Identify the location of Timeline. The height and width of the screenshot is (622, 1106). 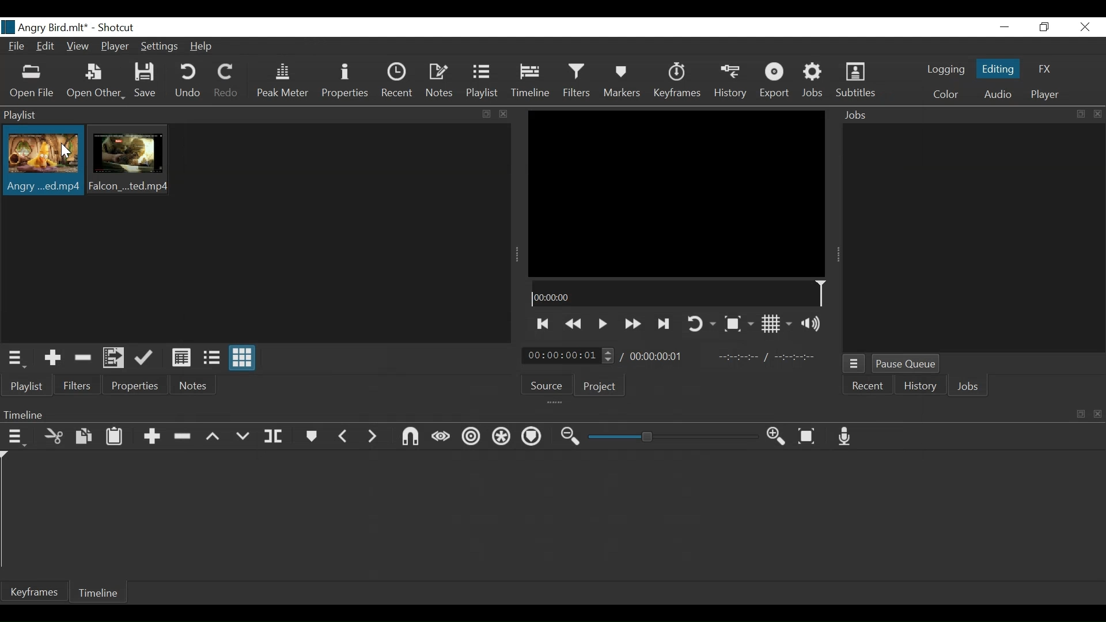
(531, 81).